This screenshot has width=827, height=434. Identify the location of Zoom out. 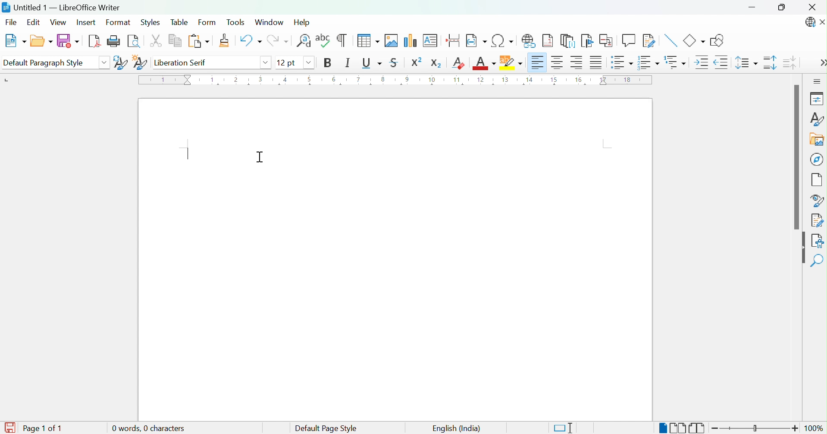
(718, 430).